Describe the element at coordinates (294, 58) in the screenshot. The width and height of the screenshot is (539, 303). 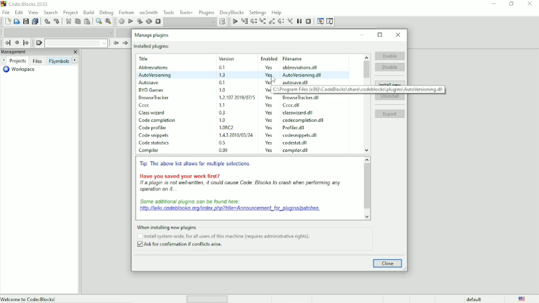
I see `Filename` at that location.